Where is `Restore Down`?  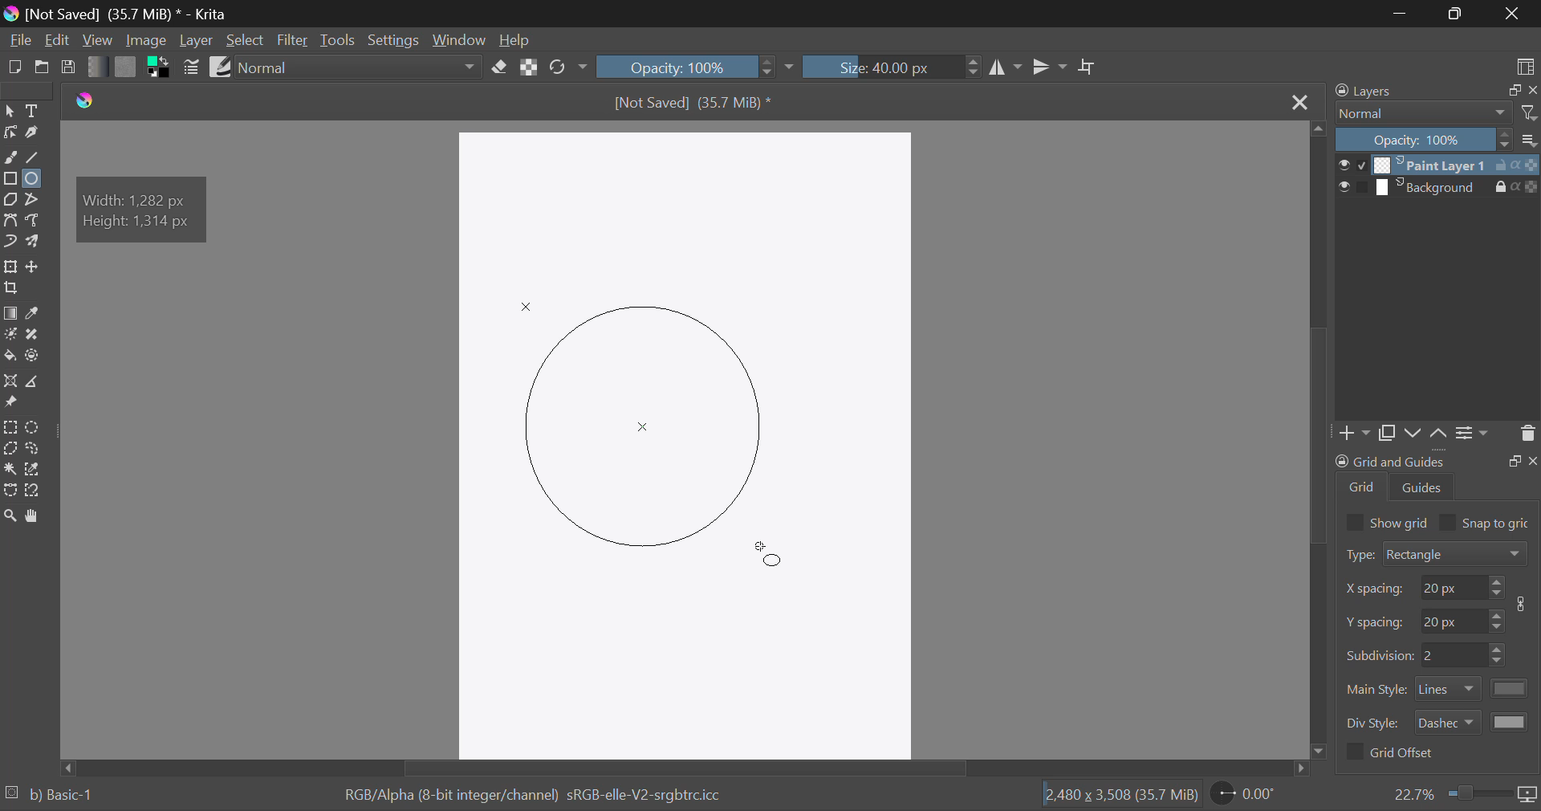 Restore Down is located at coordinates (1401, 14).